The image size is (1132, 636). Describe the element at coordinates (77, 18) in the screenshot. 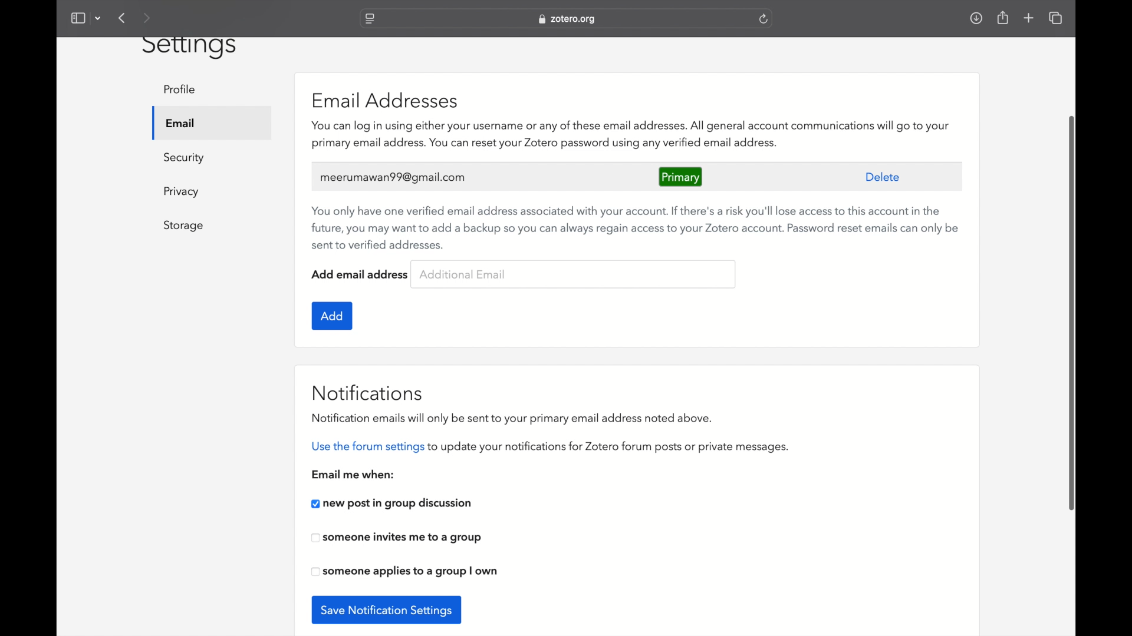

I see `show sidebar` at that location.